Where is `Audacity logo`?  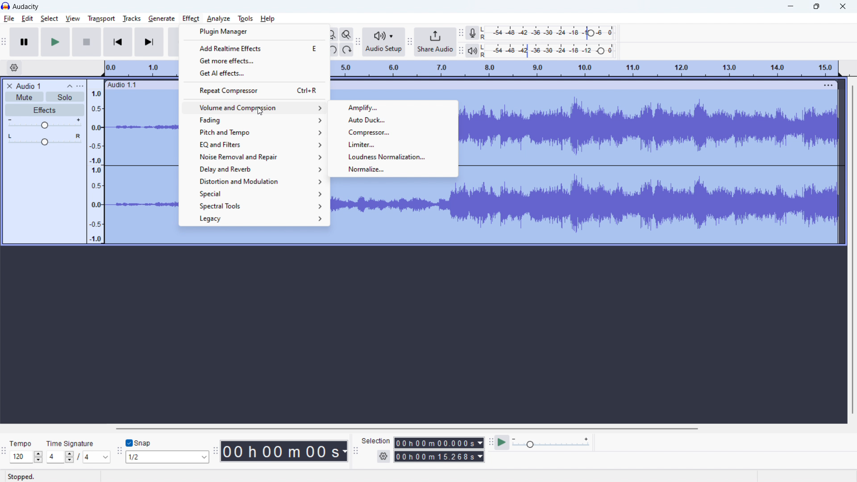 Audacity logo is located at coordinates (6, 6).